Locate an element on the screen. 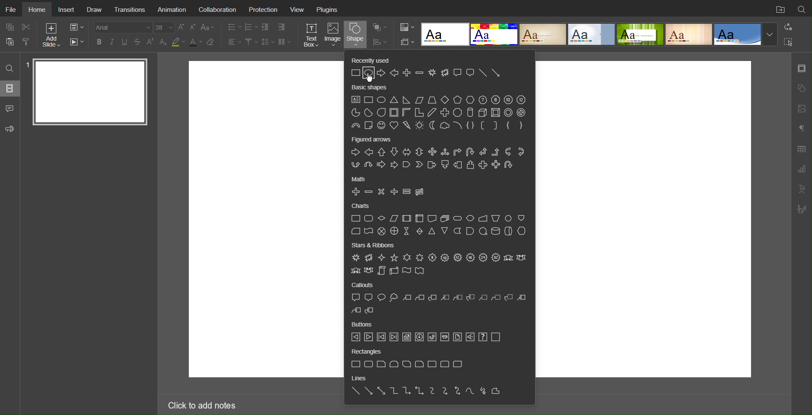  Paragraph Settings is located at coordinates (801, 169).